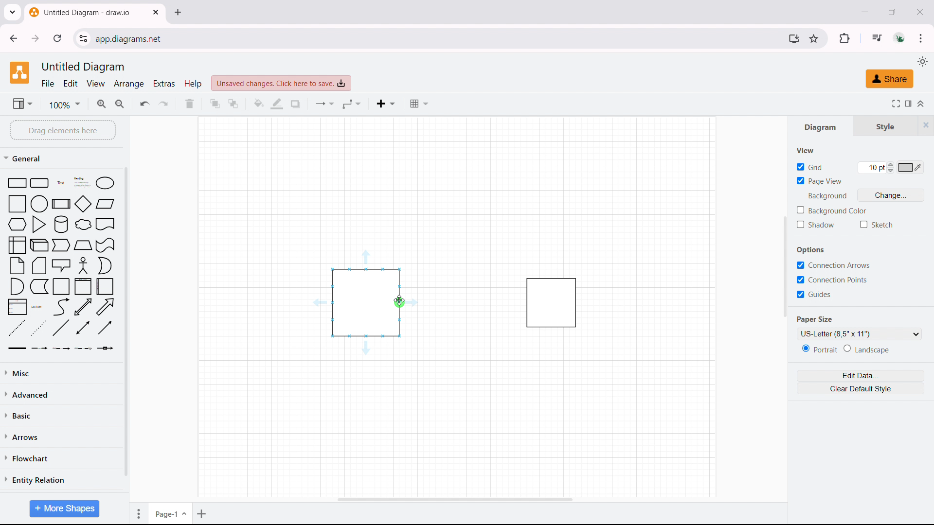 The height and width of the screenshot is (525, 934). I want to click on to front, so click(215, 103).